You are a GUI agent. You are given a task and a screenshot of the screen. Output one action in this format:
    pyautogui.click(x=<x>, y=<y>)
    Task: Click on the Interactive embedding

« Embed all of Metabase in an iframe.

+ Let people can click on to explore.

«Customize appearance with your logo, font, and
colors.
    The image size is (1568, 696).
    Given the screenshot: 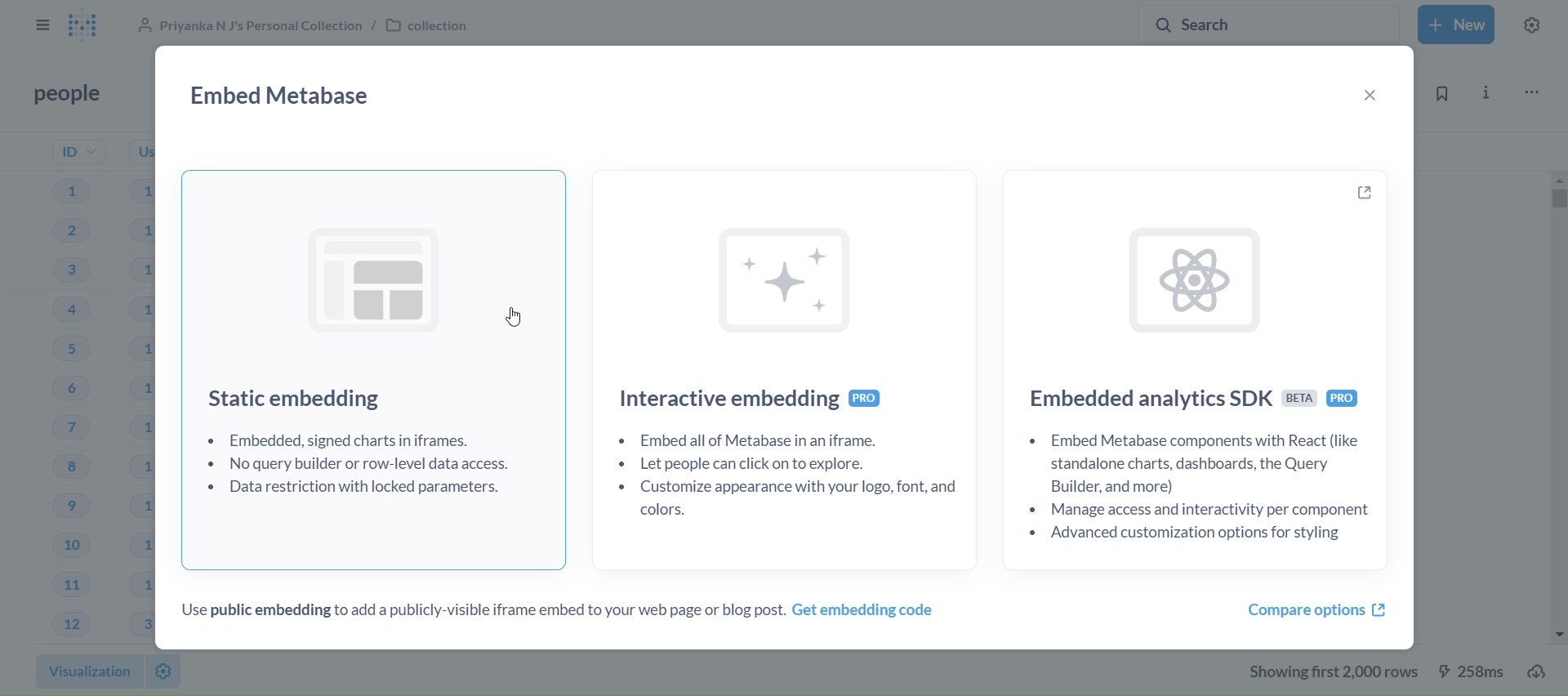 What is the action you would take?
    pyautogui.click(x=791, y=365)
    